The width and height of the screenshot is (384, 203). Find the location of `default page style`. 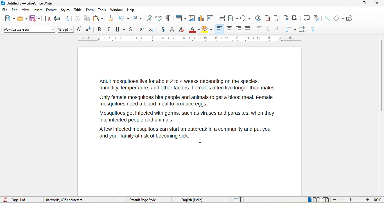

default page style is located at coordinates (144, 200).